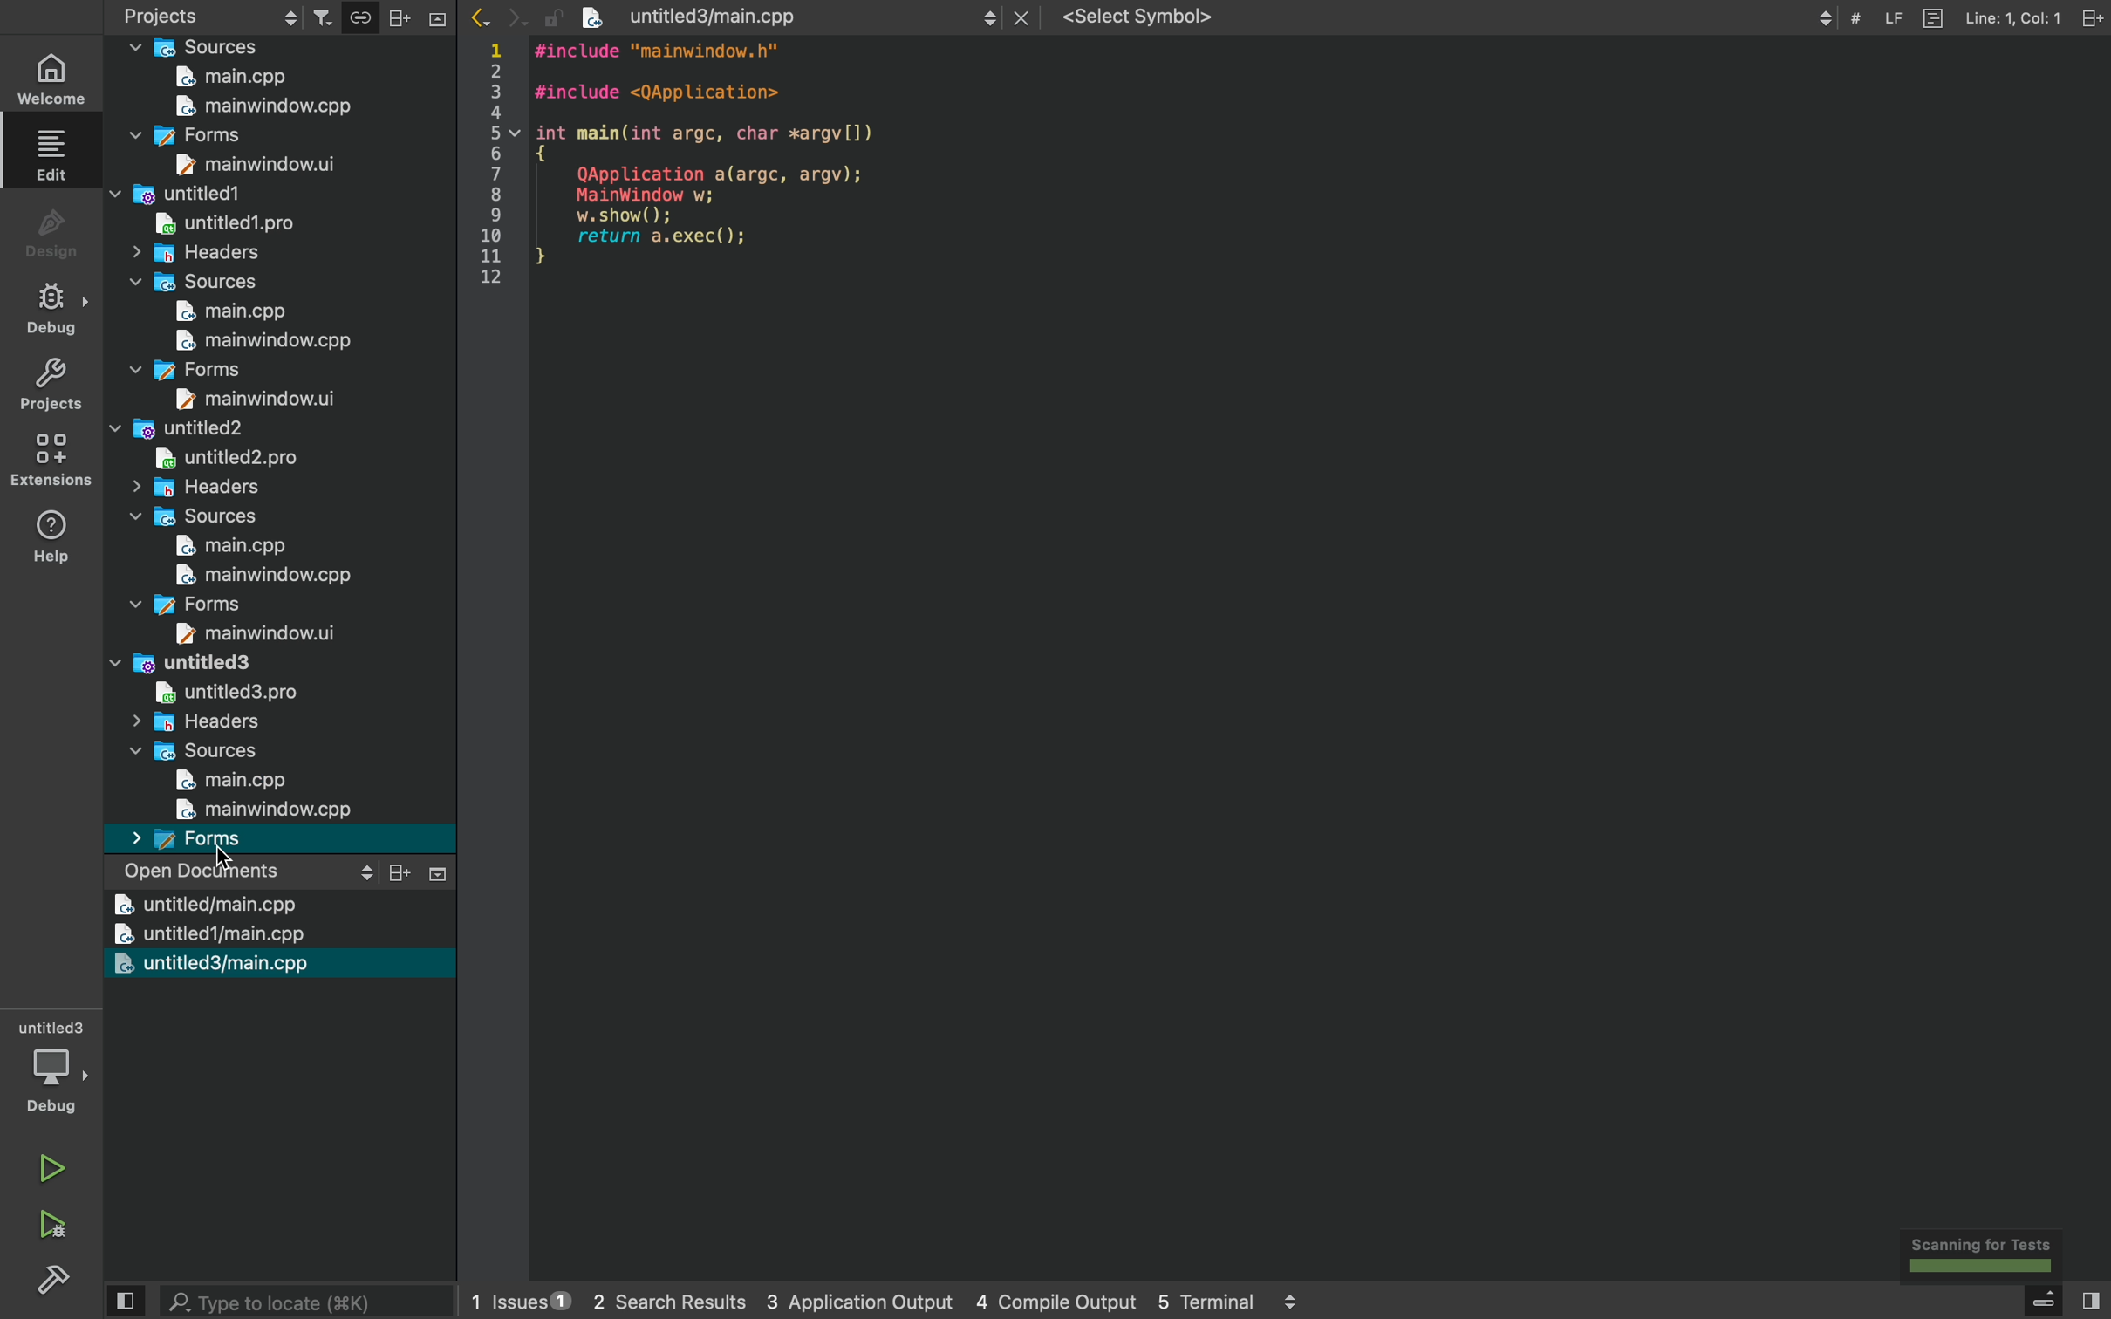 The width and height of the screenshot is (2111, 1319). I want to click on , so click(58, 1282).